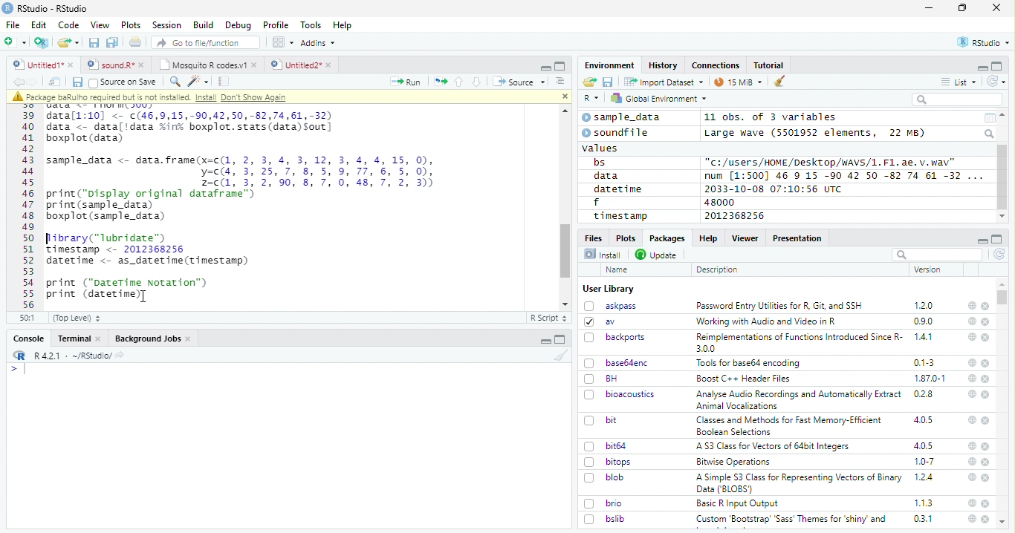 The height and width of the screenshot is (533, 1015). Describe the element at coordinates (53, 8) in the screenshot. I see `RStudio - RStudio` at that location.